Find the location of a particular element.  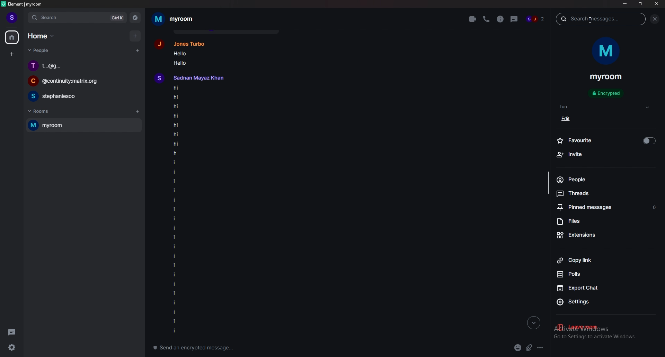

threads is located at coordinates (13, 332).